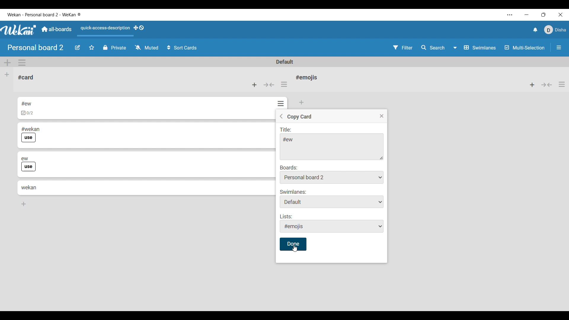 Image resolution: width=569 pixels, height=320 pixels. I want to click on Edit, so click(77, 48).